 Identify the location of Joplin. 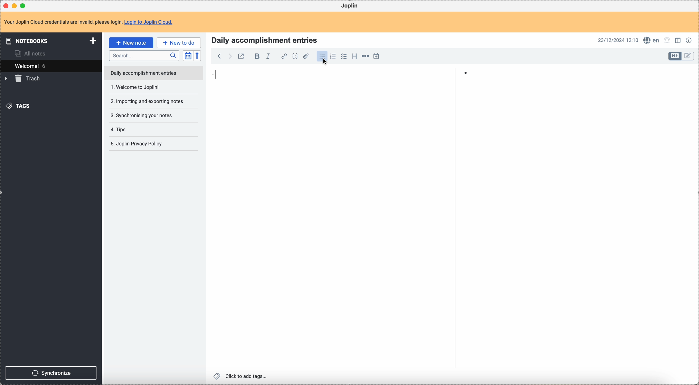
(350, 6).